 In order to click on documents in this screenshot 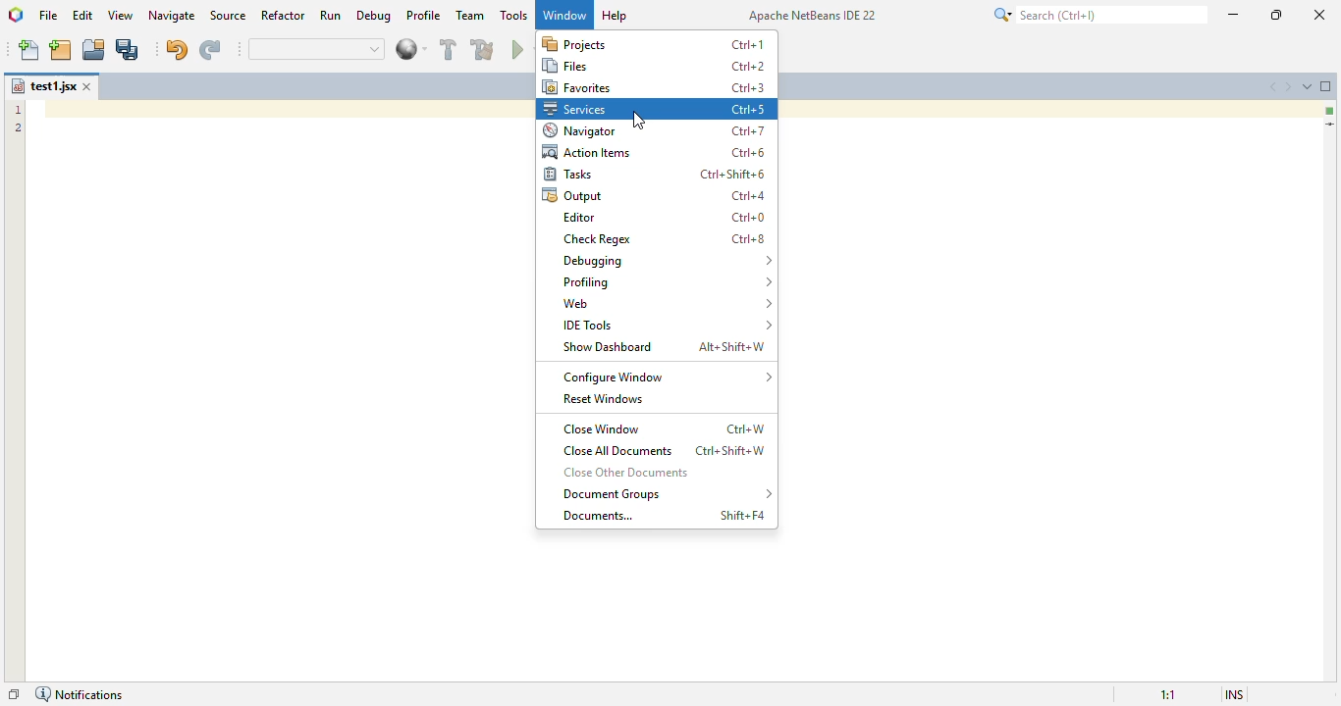, I will do `click(599, 516)`.